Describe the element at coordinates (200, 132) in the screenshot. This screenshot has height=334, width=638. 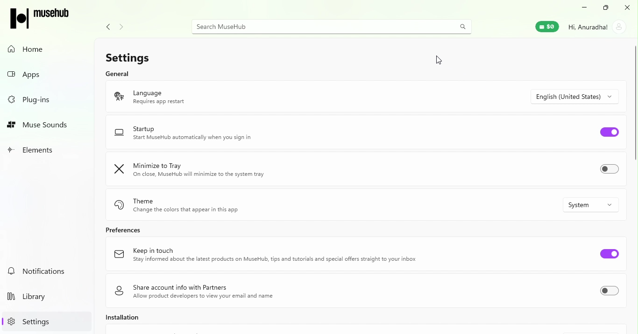
I see `Start up` at that location.